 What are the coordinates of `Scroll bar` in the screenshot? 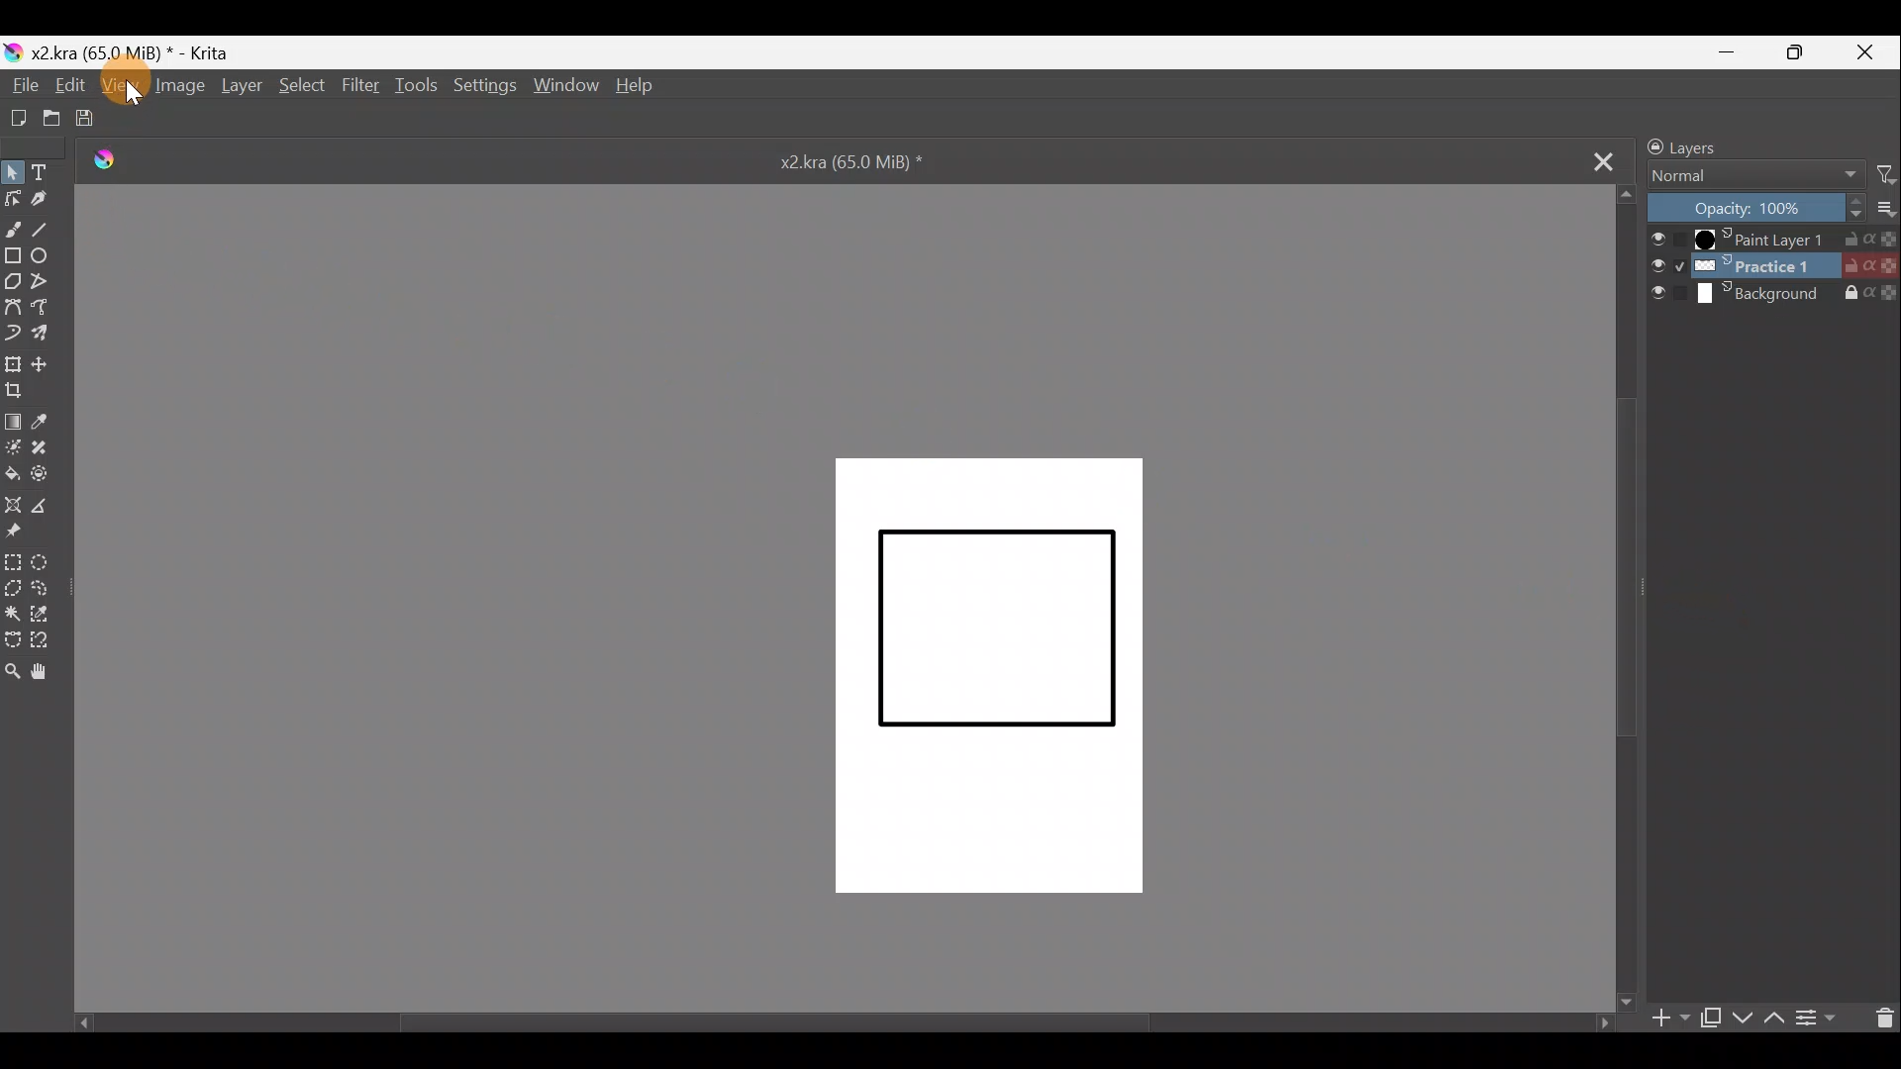 It's located at (1626, 600).